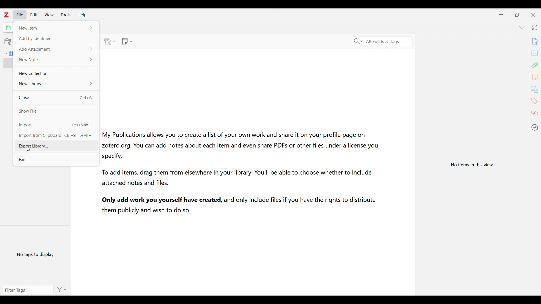 This screenshot has height=304, width=541. Describe the element at coordinates (521, 27) in the screenshot. I see `List all tabs` at that location.